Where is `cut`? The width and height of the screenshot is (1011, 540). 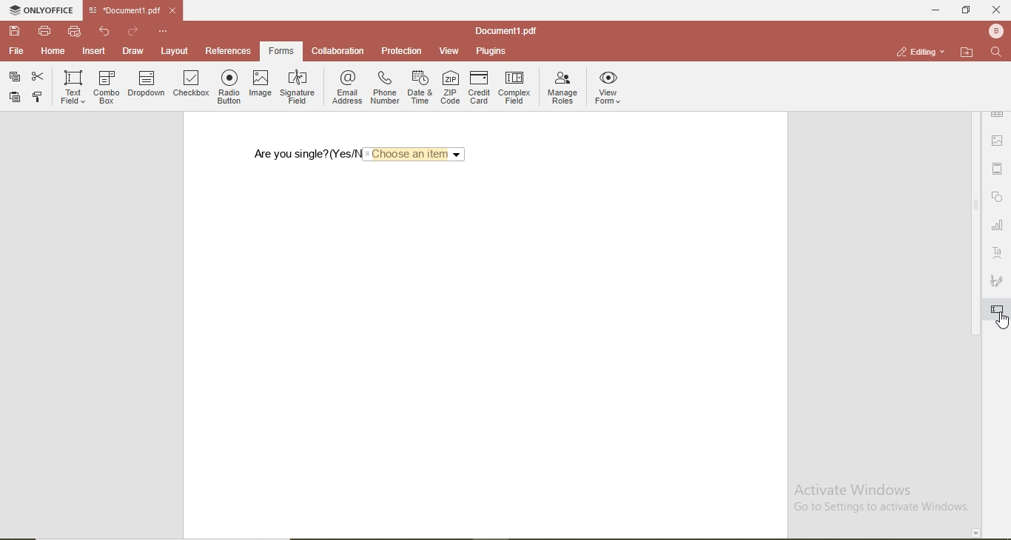
cut is located at coordinates (36, 75).